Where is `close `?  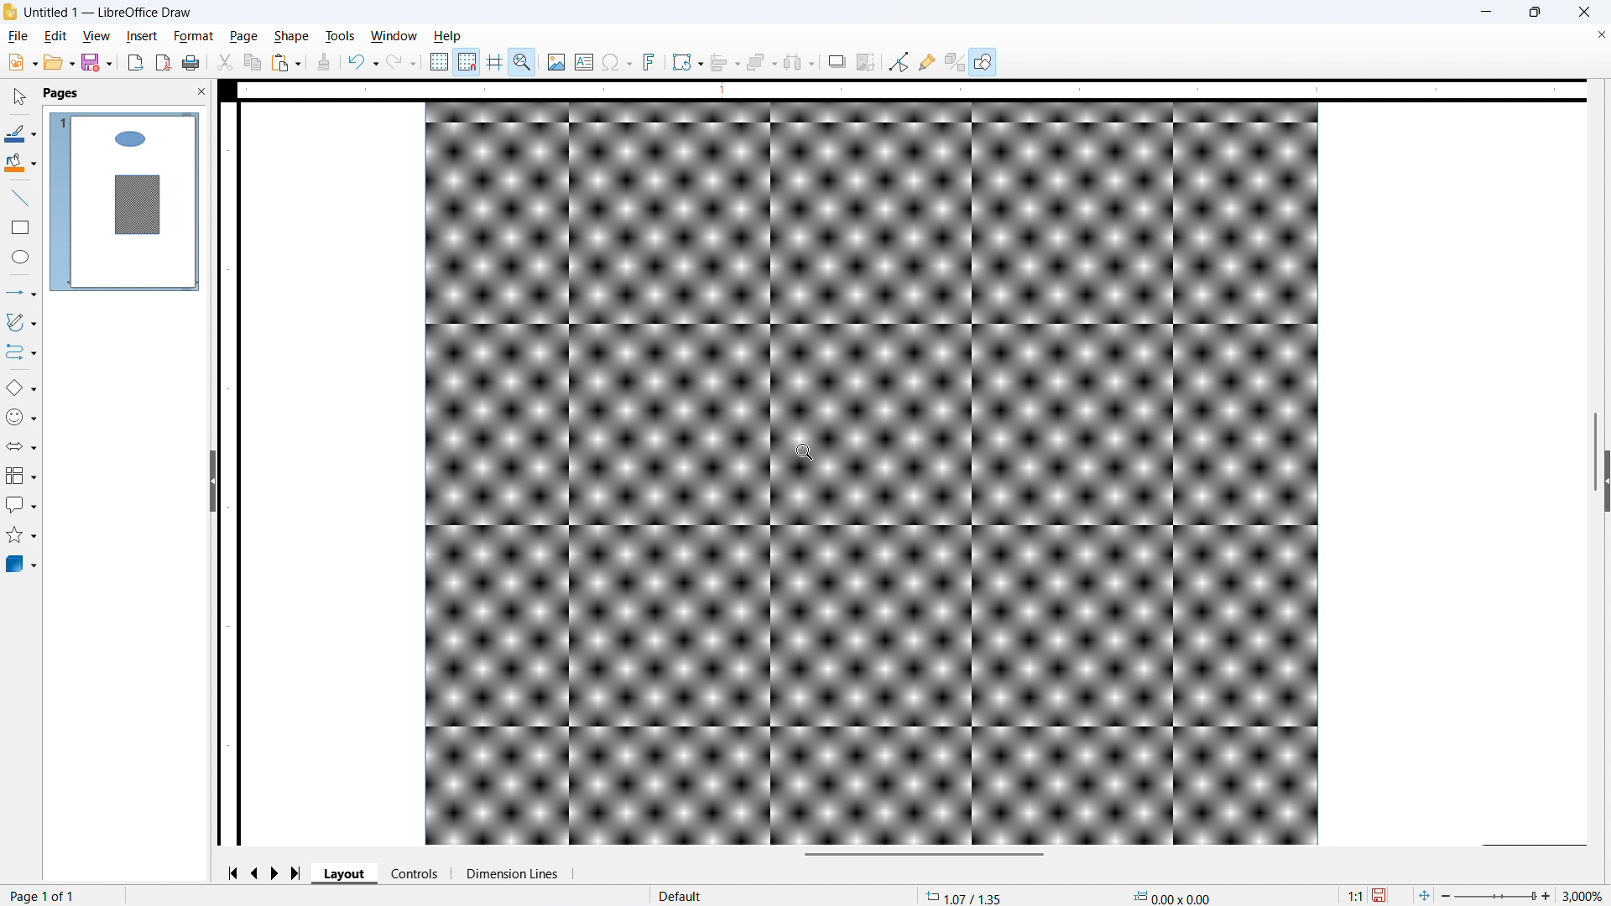 close  is located at coordinates (1582, 13).